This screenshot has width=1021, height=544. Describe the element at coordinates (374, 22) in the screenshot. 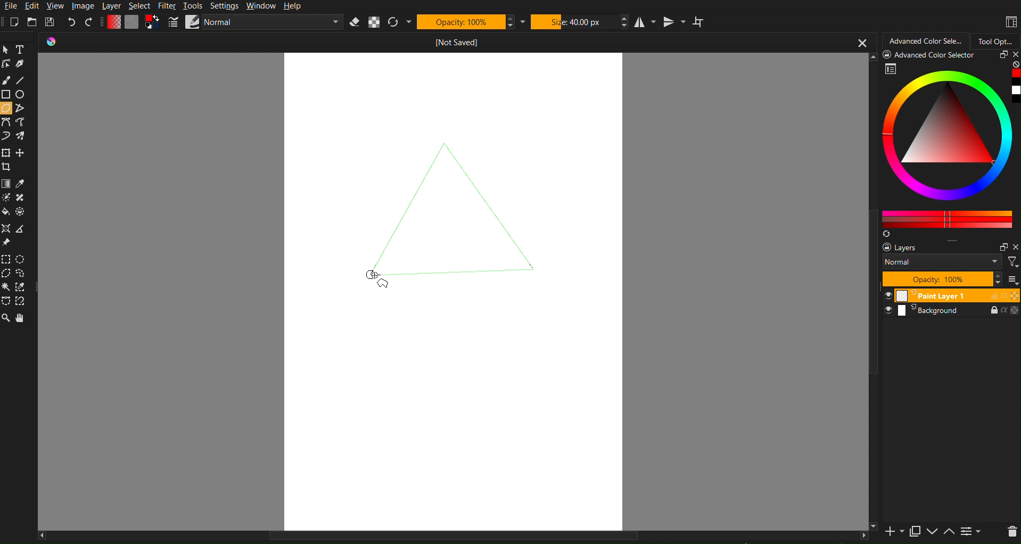

I see `Alpha` at that location.